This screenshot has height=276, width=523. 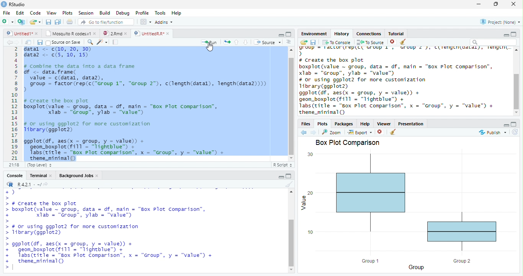 What do you see at coordinates (76, 175) in the screenshot?
I see `Background Jobs` at bounding box center [76, 175].